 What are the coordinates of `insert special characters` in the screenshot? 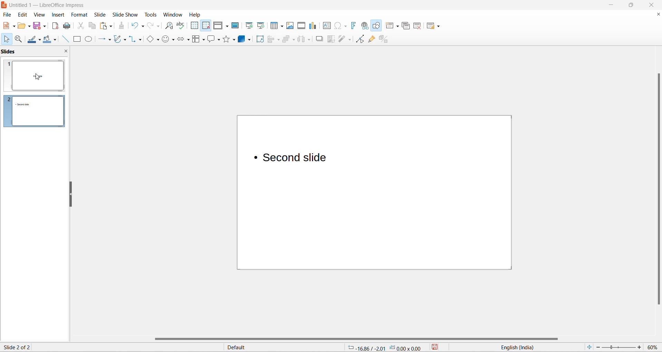 It's located at (340, 25).